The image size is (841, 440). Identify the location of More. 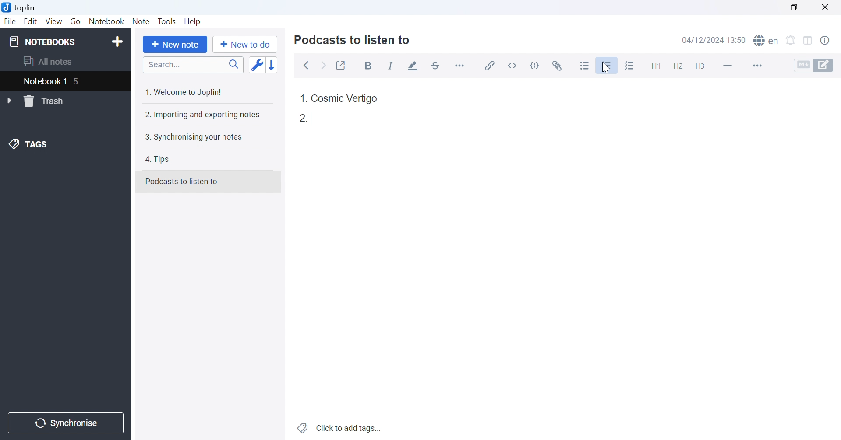
(756, 65).